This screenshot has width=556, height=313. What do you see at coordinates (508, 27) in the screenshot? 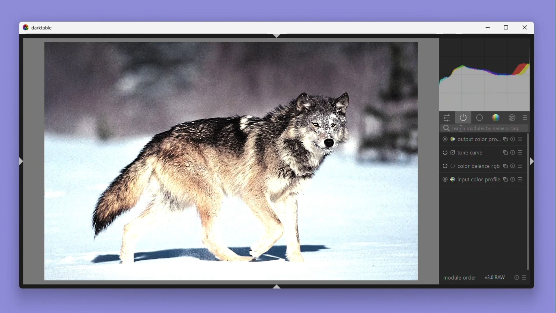
I see `Maximize` at bounding box center [508, 27].